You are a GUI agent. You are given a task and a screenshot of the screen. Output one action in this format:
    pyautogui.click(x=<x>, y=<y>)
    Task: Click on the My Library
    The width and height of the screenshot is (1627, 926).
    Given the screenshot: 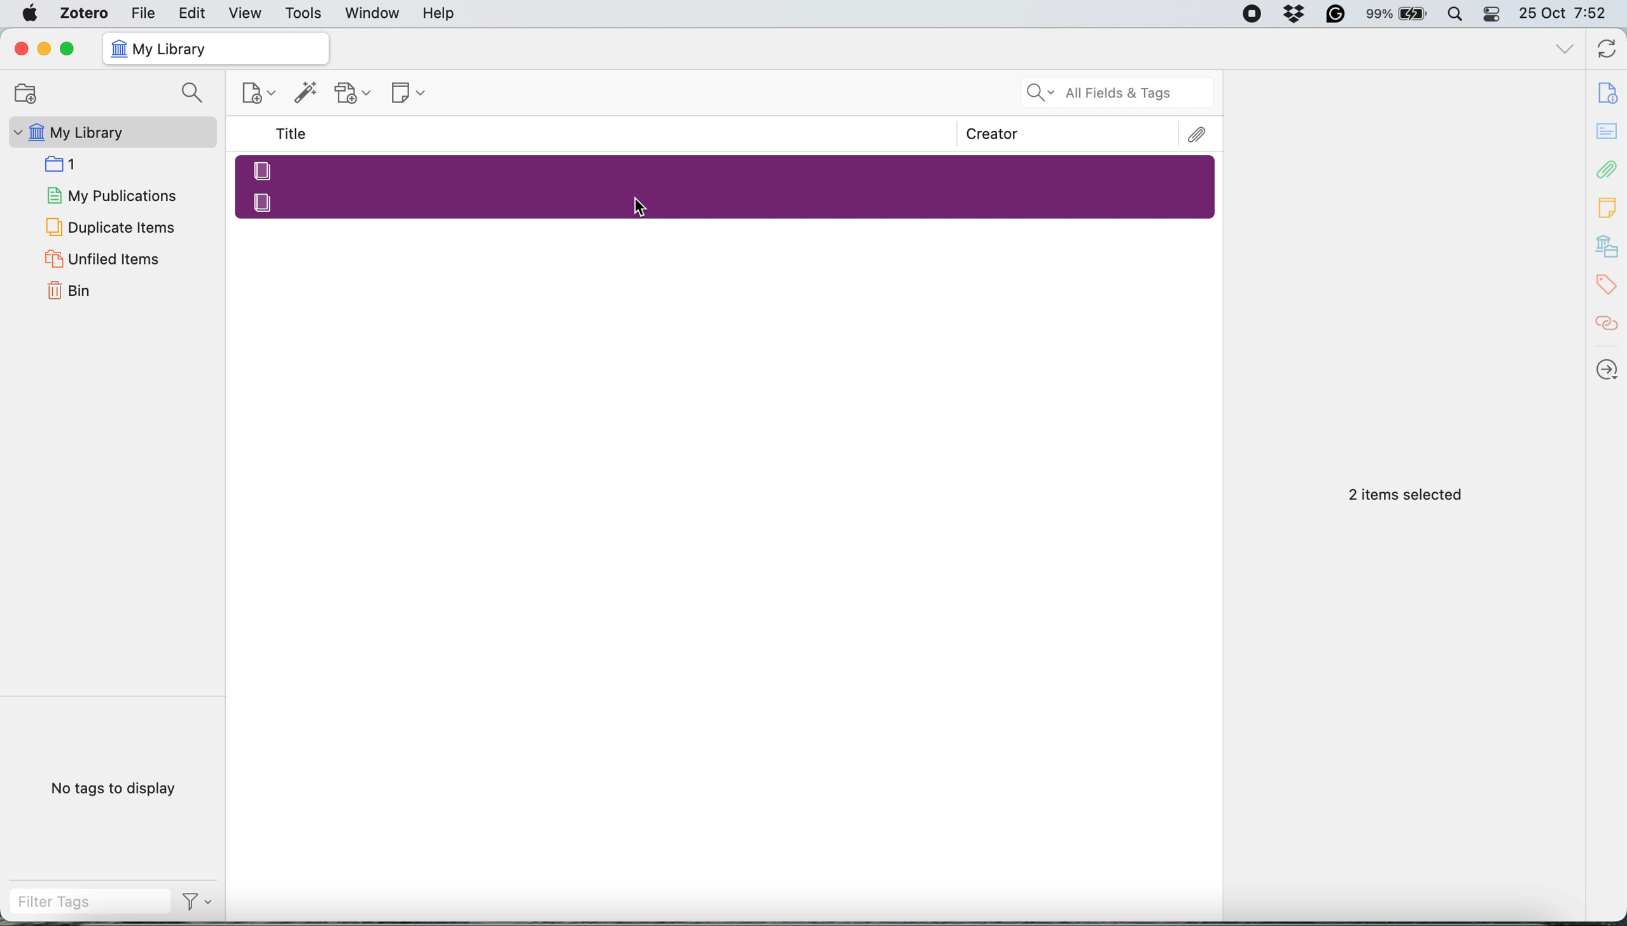 What is the action you would take?
    pyautogui.click(x=110, y=132)
    